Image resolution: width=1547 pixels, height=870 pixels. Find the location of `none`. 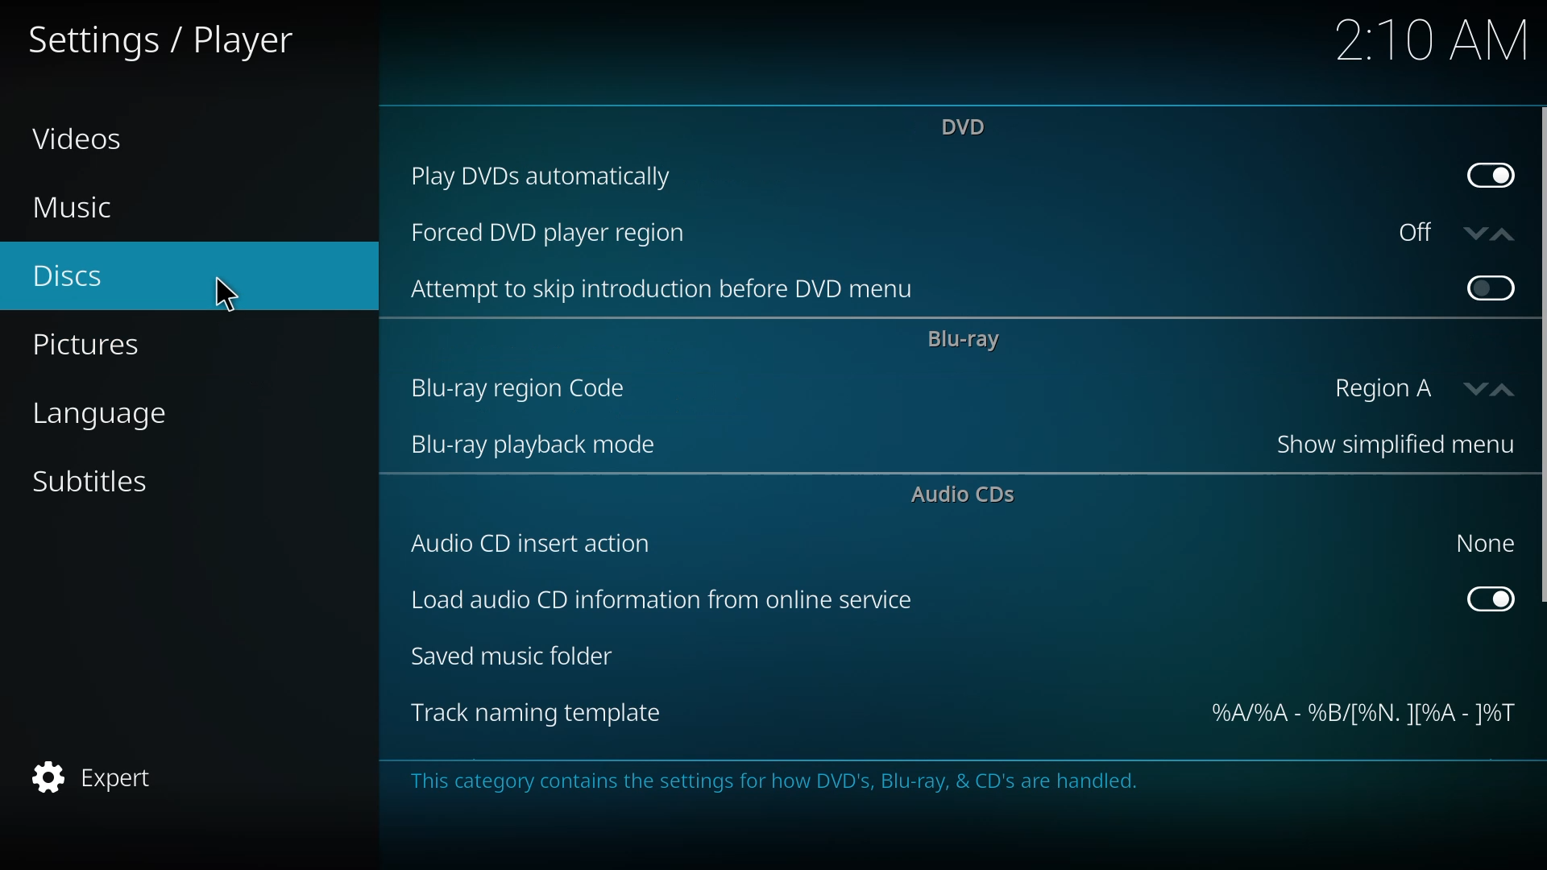

none is located at coordinates (1474, 542).